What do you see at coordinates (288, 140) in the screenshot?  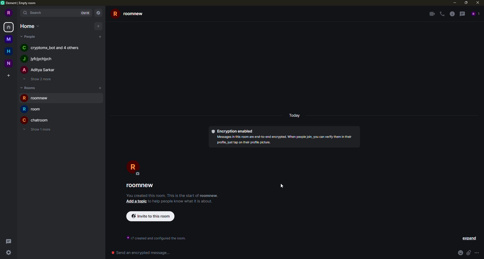 I see `info` at bounding box center [288, 140].